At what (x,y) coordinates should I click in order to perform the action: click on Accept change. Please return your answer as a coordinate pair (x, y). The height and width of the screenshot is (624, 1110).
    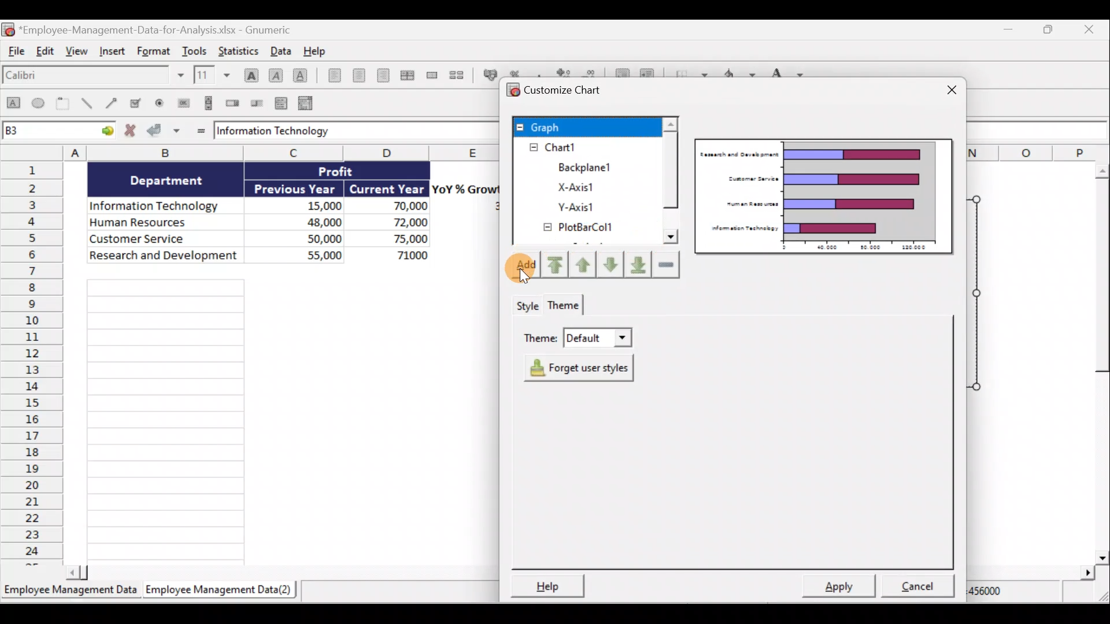
    Looking at the image, I should click on (163, 131).